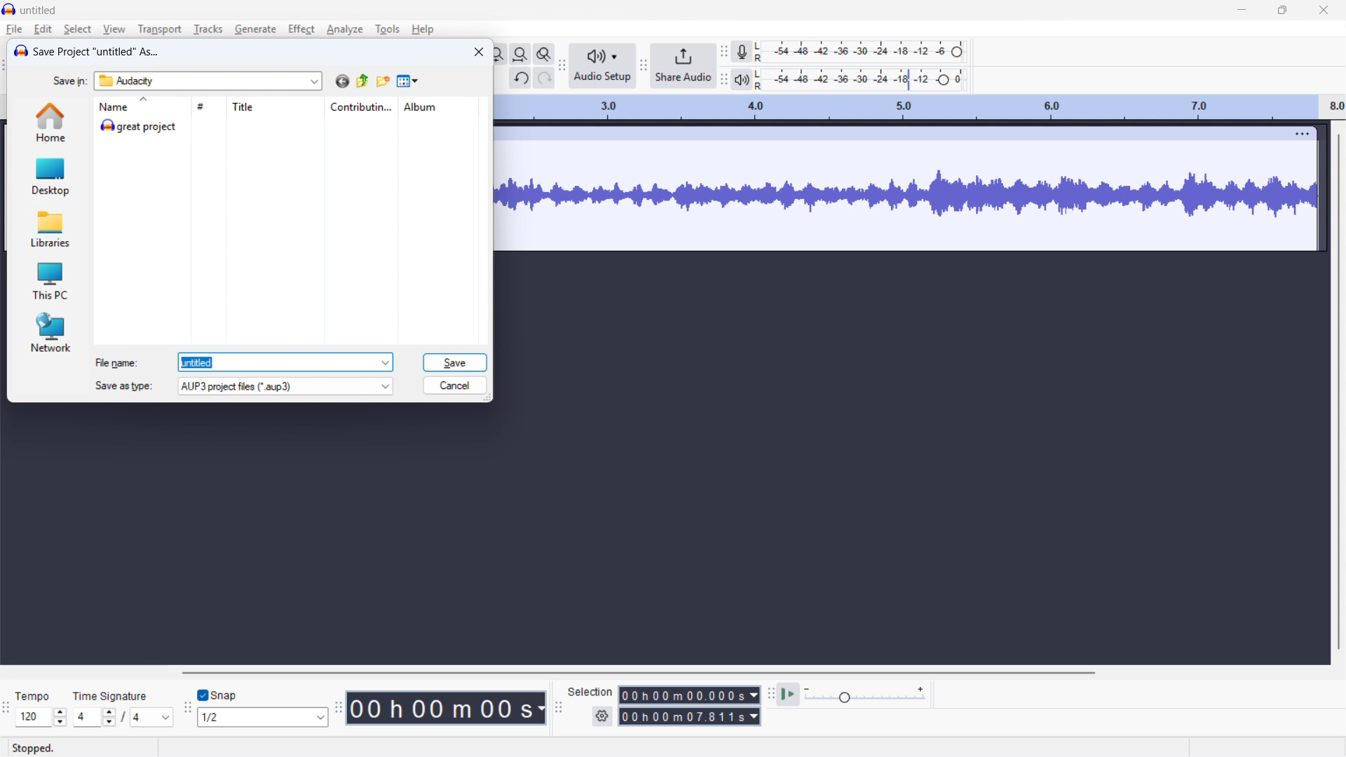 This screenshot has height=757, width=1346. I want to click on horizontal scrollbar, so click(637, 673).